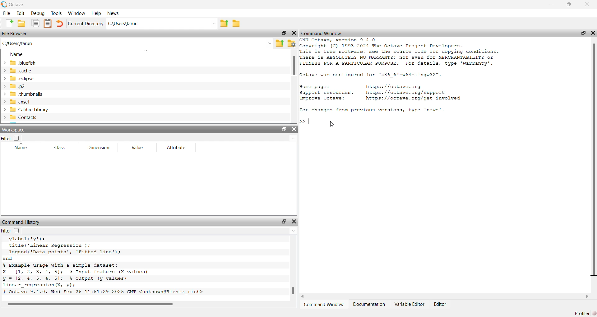 This screenshot has width=597, height=317. What do you see at coordinates (593, 32) in the screenshot?
I see `hide widget` at bounding box center [593, 32].